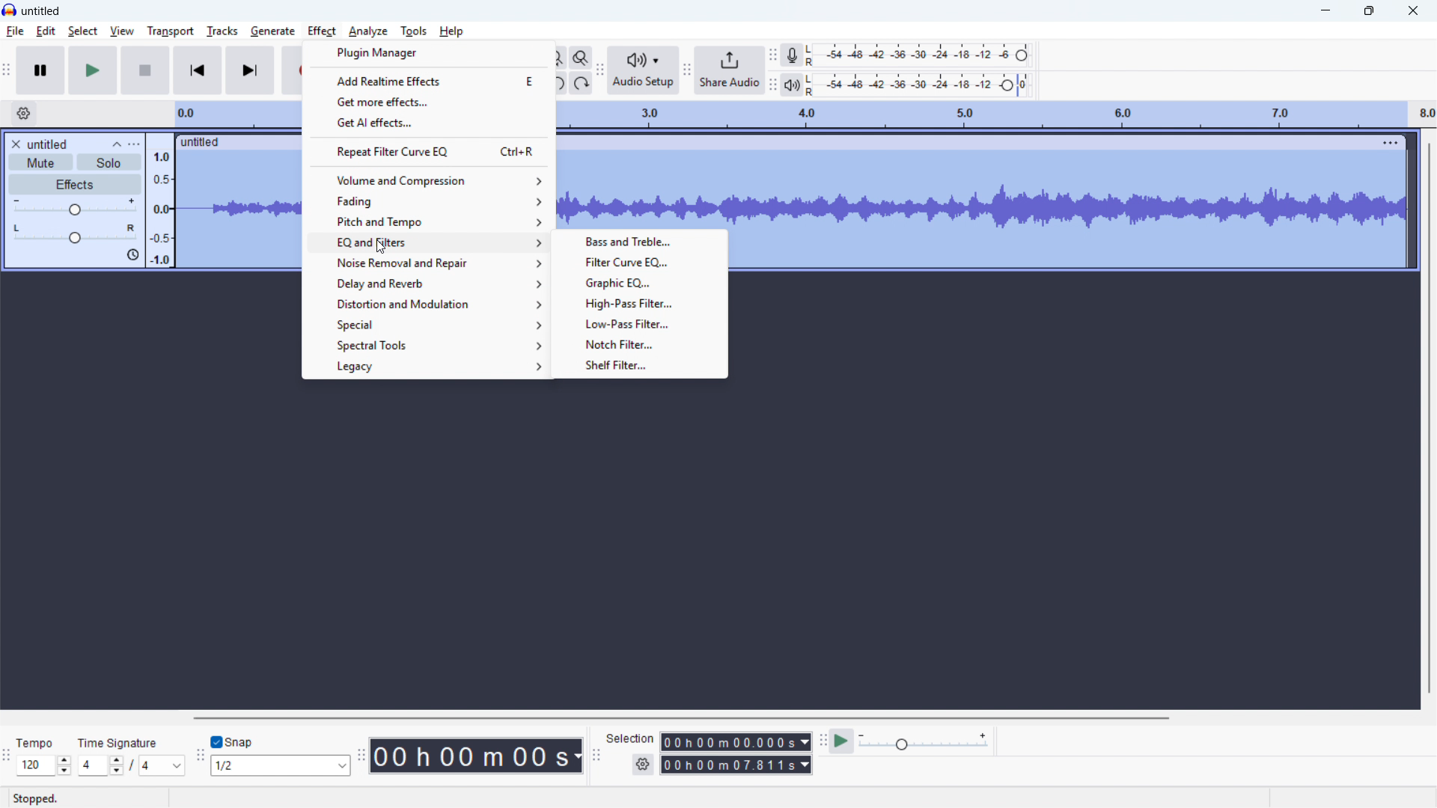 This screenshot has width=1437, height=808. I want to click on tracks, so click(222, 31).